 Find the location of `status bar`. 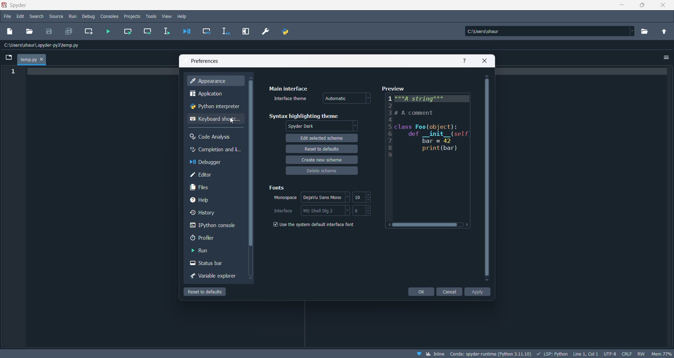

status bar is located at coordinates (209, 264).